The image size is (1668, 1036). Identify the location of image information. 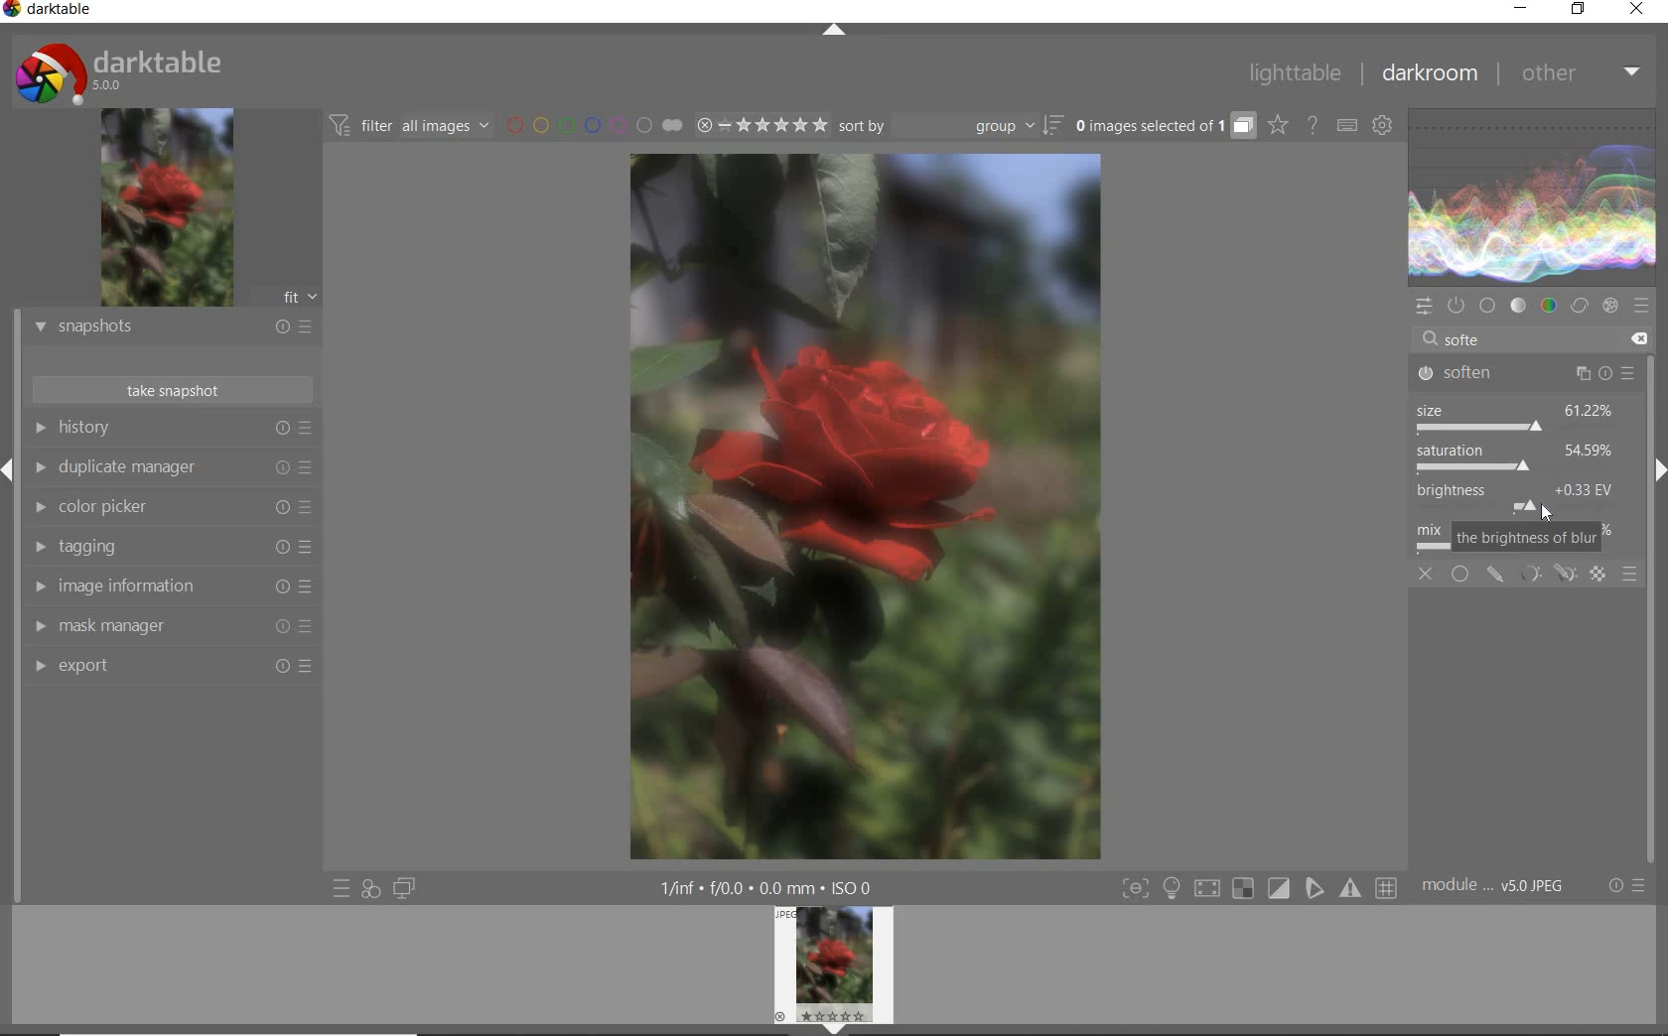
(170, 586).